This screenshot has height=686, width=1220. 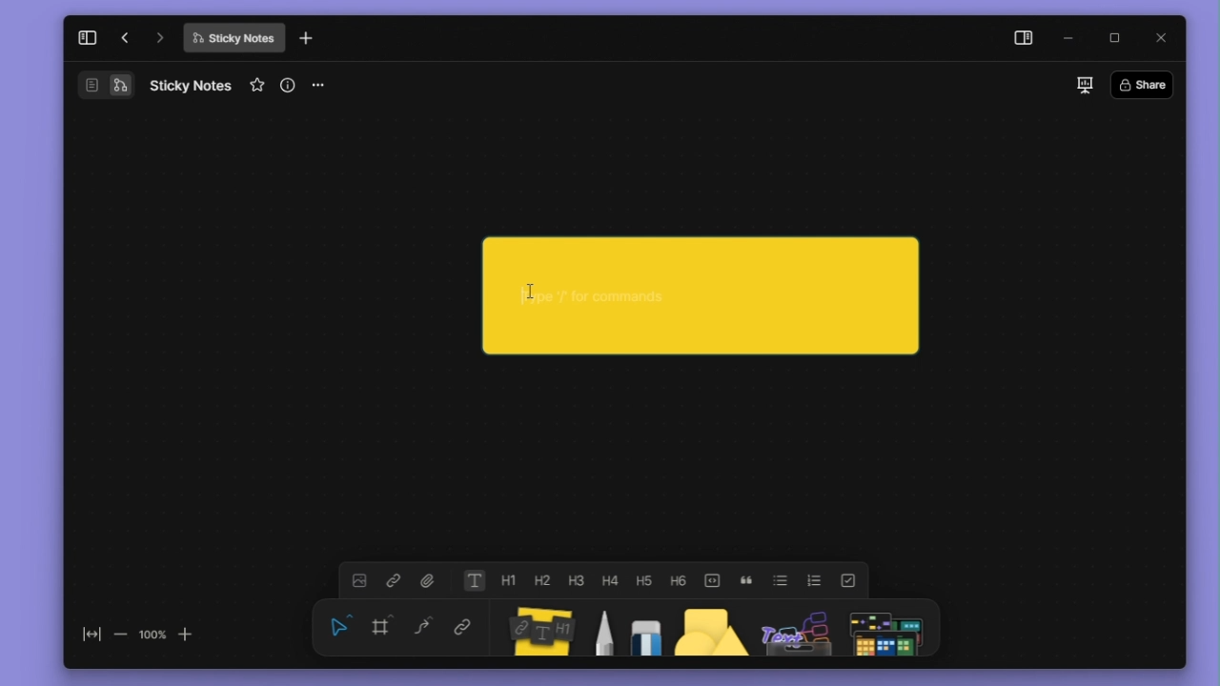 What do you see at coordinates (153, 631) in the screenshot?
I see `100%` at bounding box center [153, 631].